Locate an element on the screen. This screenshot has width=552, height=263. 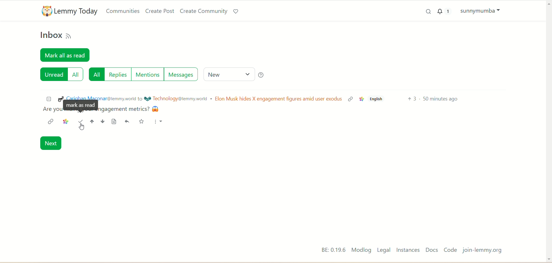
sunnymumba(account) is located at coordinates (482, 12).